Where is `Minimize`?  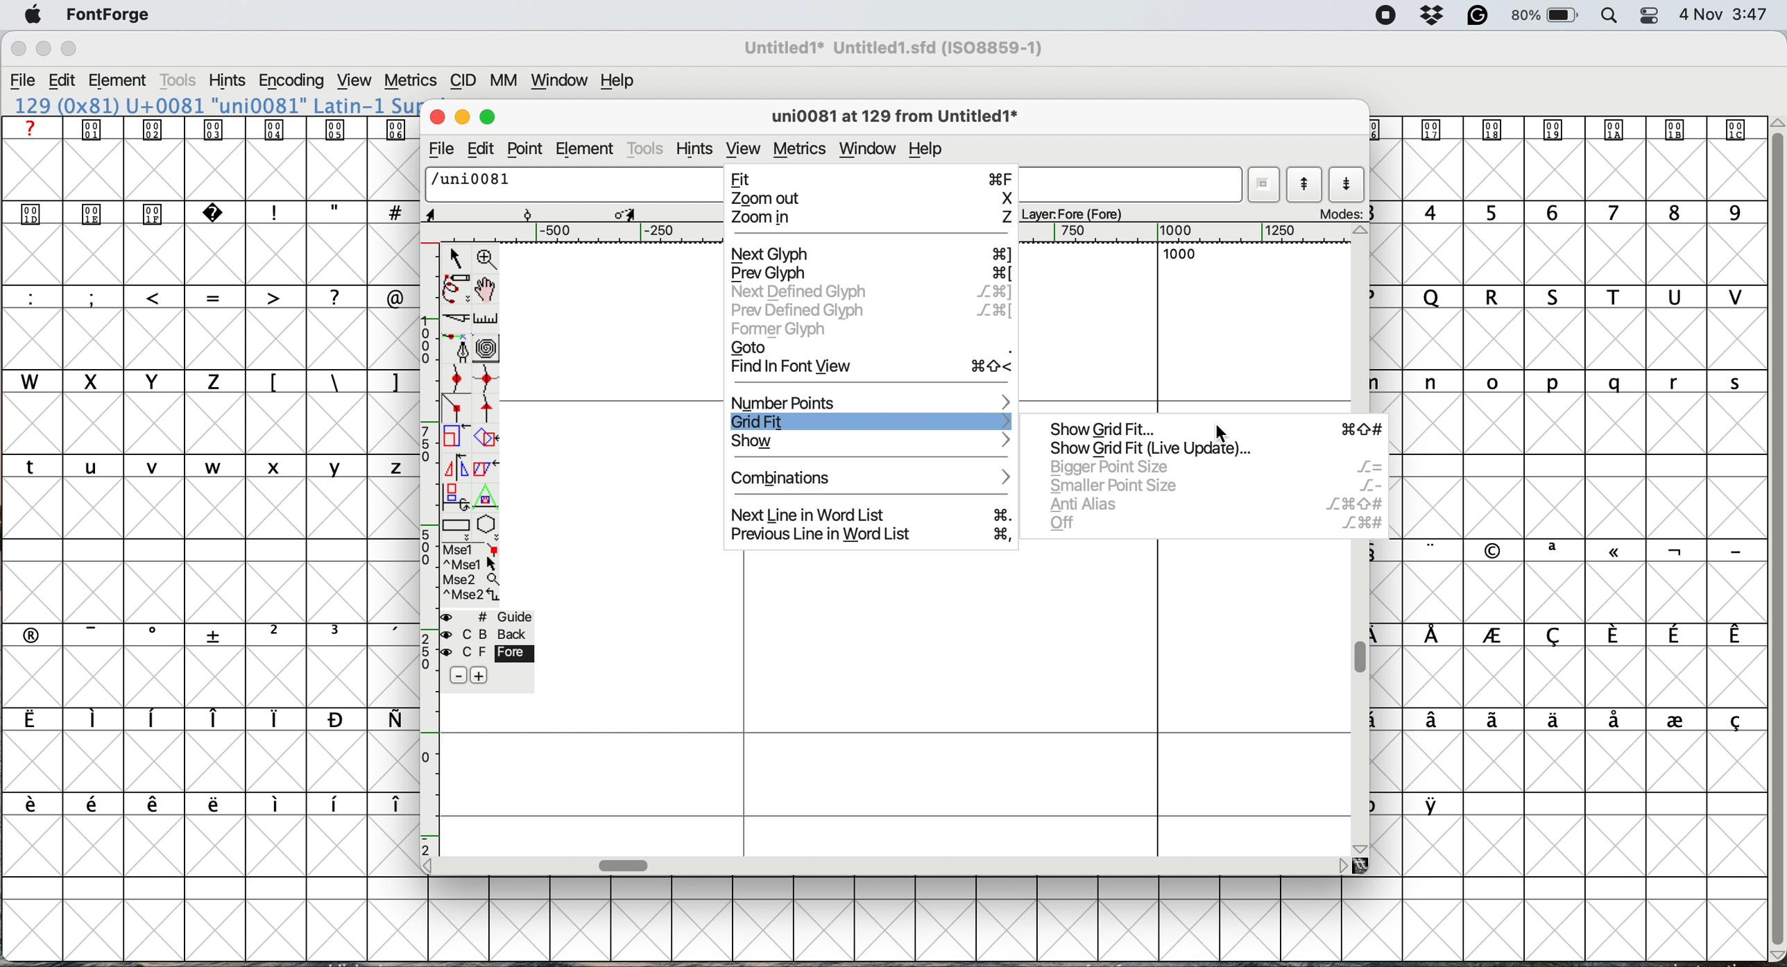 Minimize is located at coordinates (45, 49).